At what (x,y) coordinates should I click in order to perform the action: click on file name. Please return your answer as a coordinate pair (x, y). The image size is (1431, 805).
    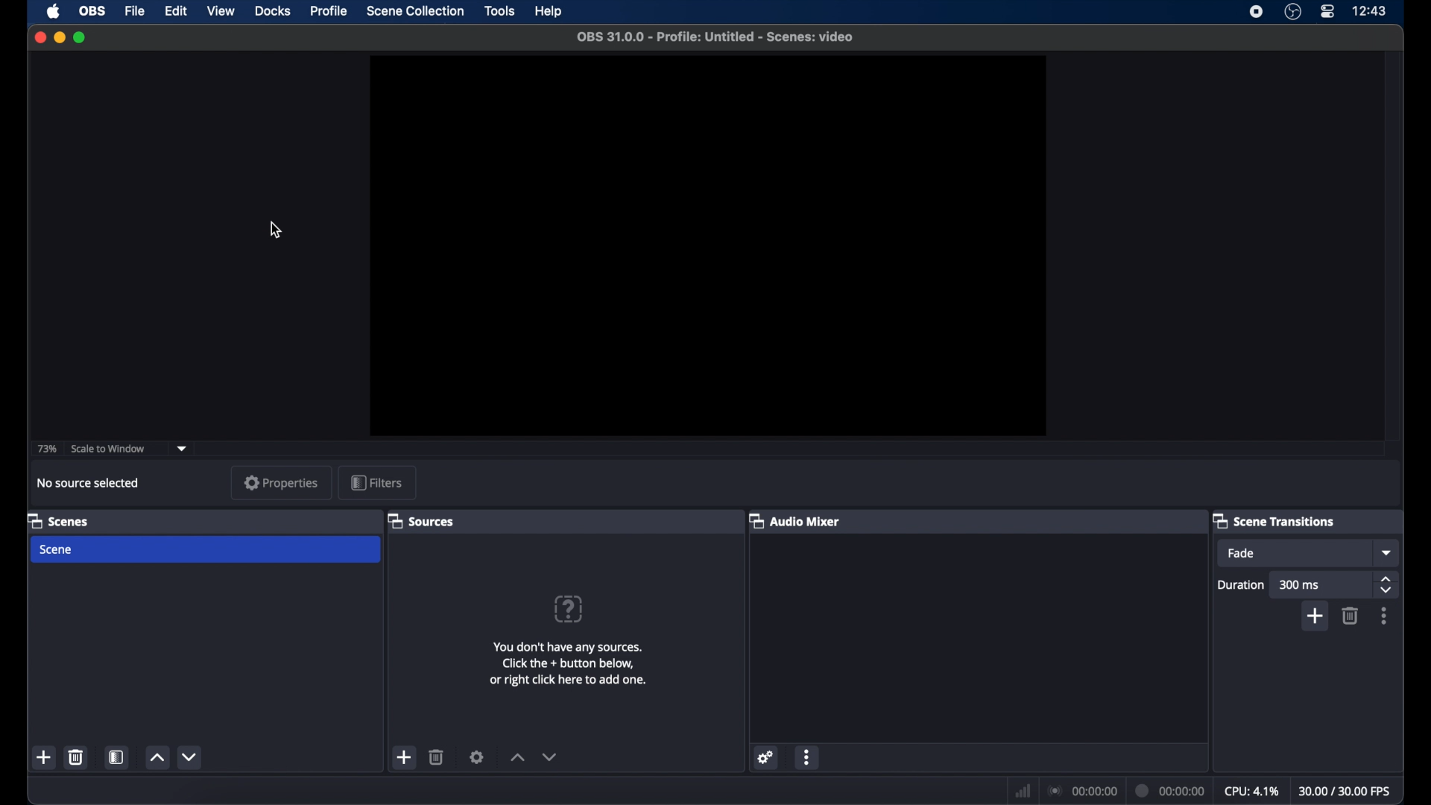
    Looking at the image, I should click on (716, 37).